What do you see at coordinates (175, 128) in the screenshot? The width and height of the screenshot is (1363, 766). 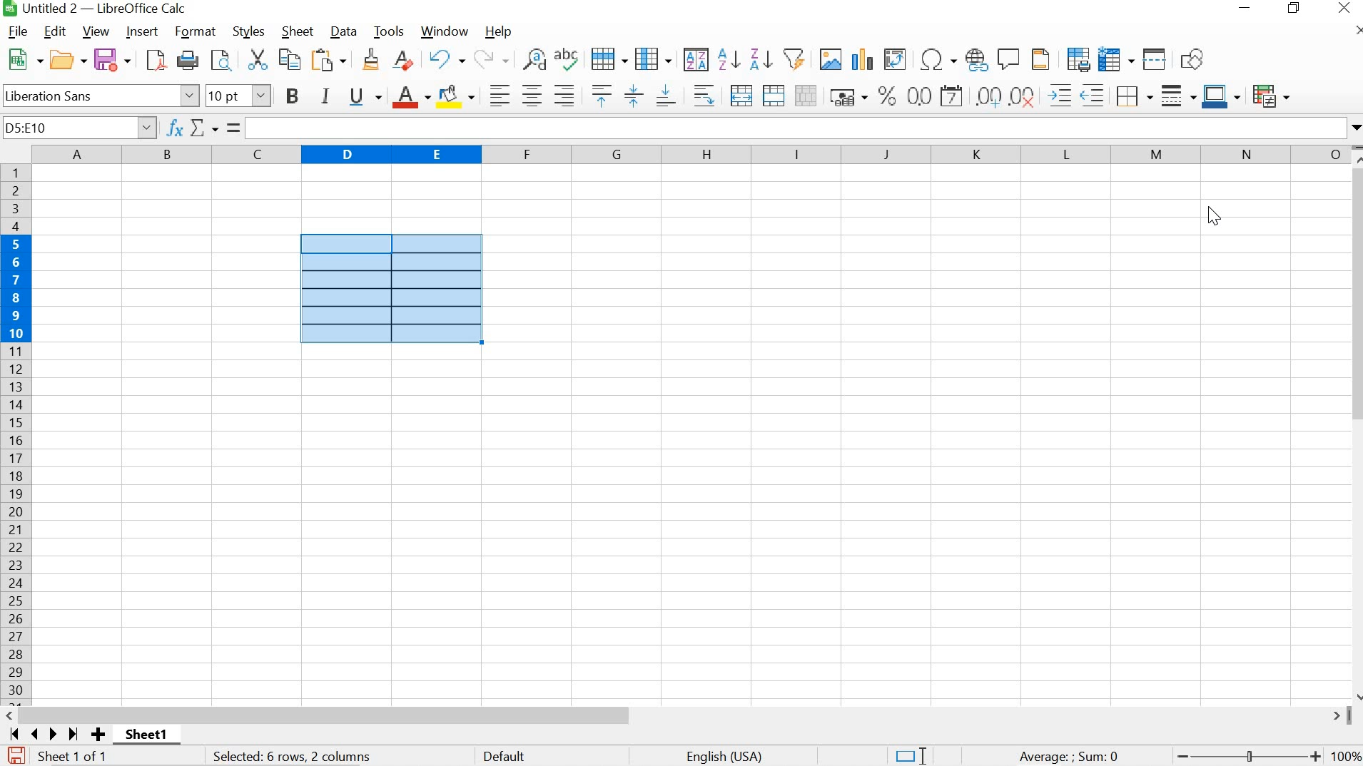 I see `function wizard` at bounding box center [175, 128].